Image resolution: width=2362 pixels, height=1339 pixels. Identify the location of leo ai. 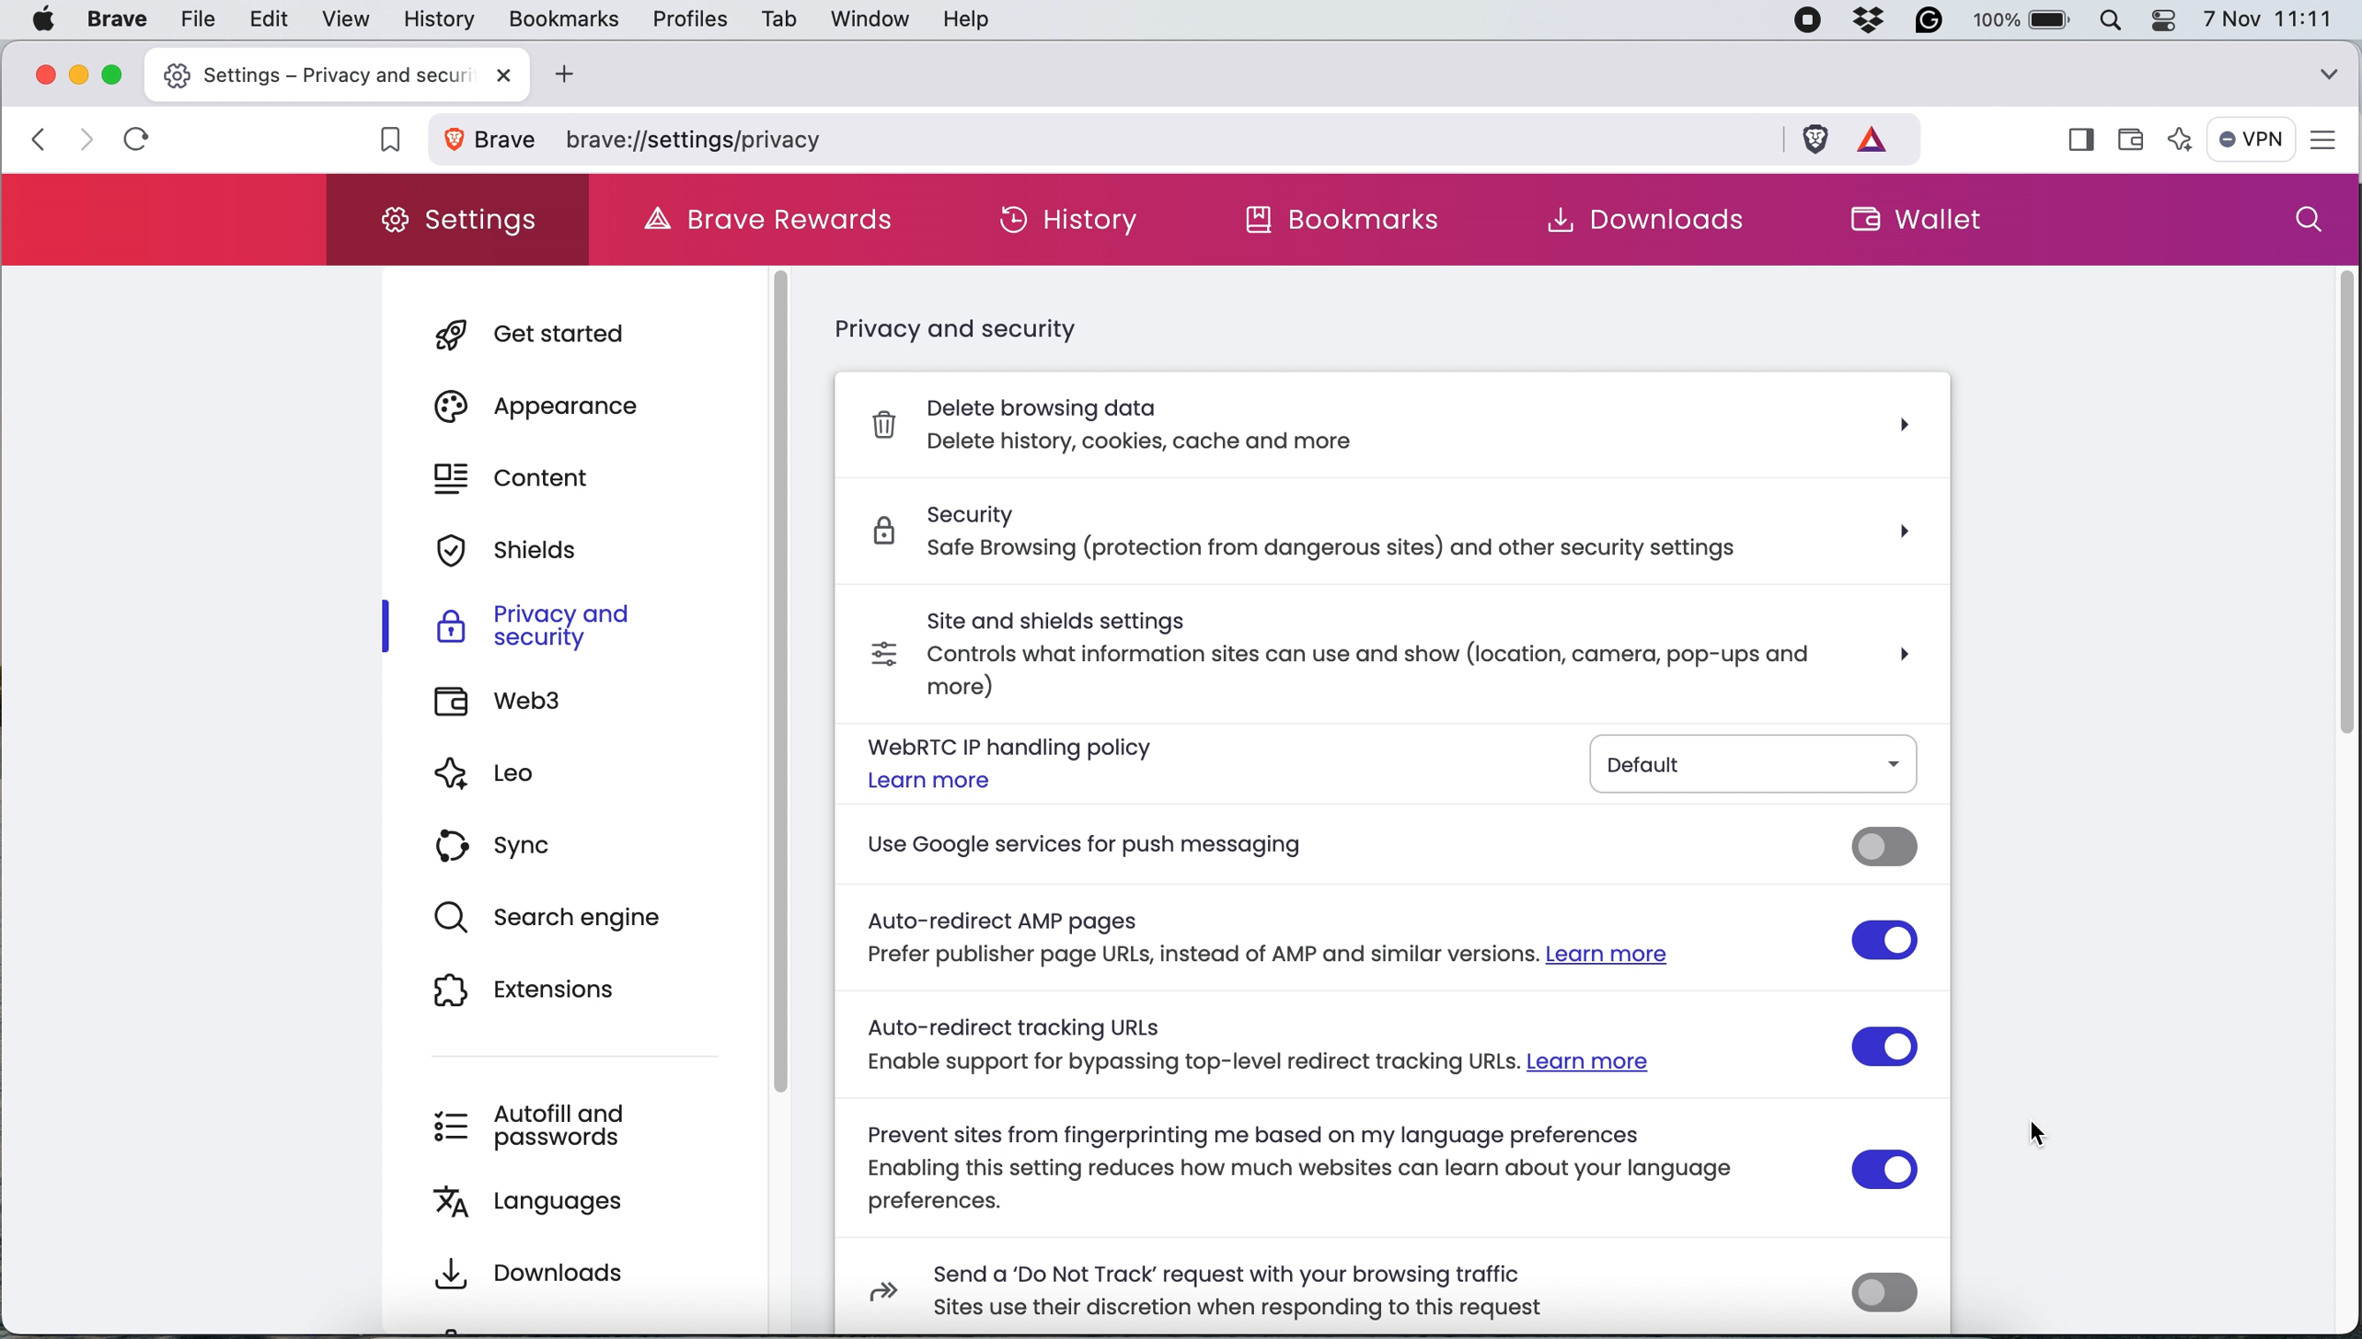
(2183, 143).